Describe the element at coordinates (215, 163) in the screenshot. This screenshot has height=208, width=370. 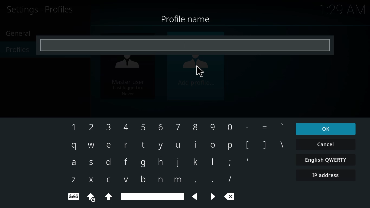
I see `l` at that location.